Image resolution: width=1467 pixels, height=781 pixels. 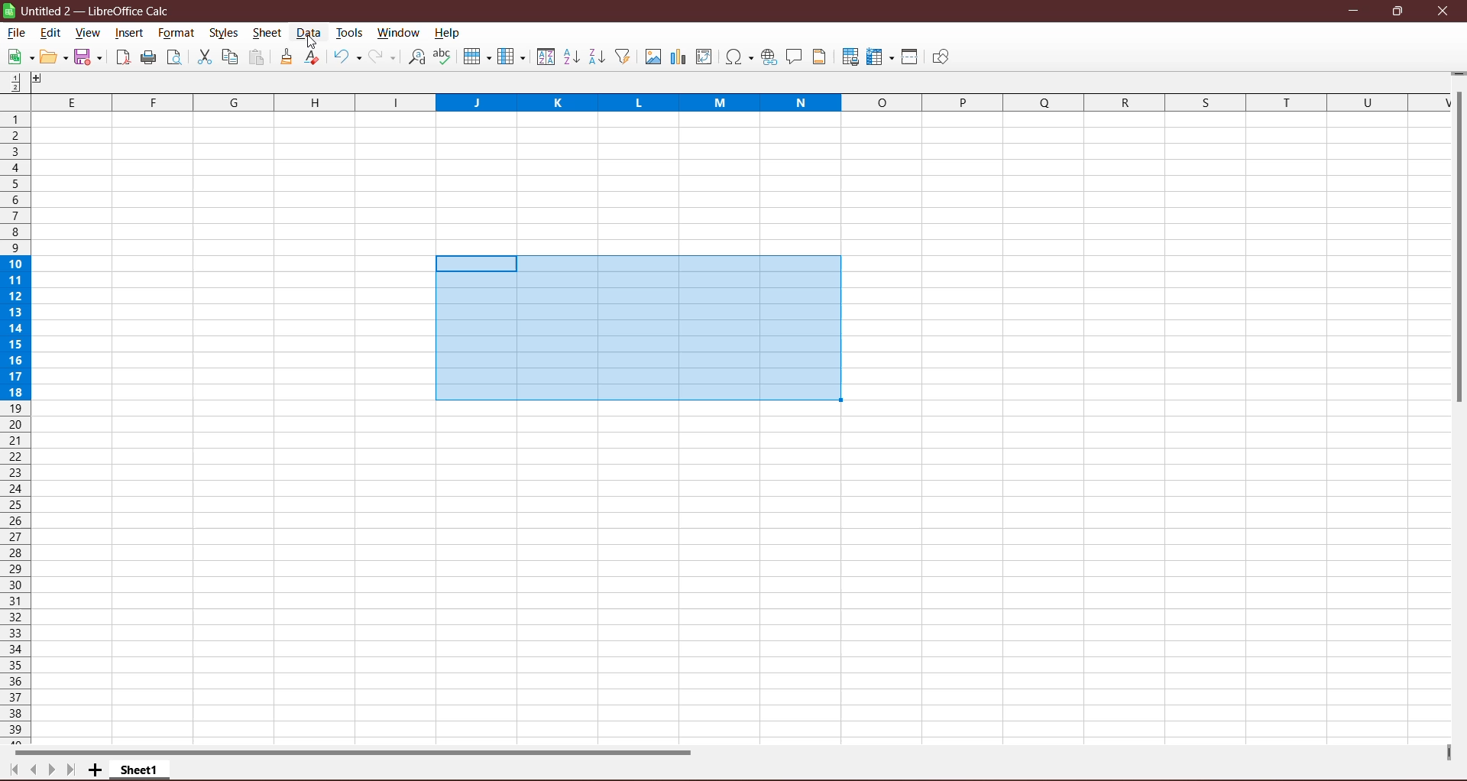 What do you see at coordinates (1397, 11) in the screenshot?
I see `Restore Down` at bounding box center [1397, 11].